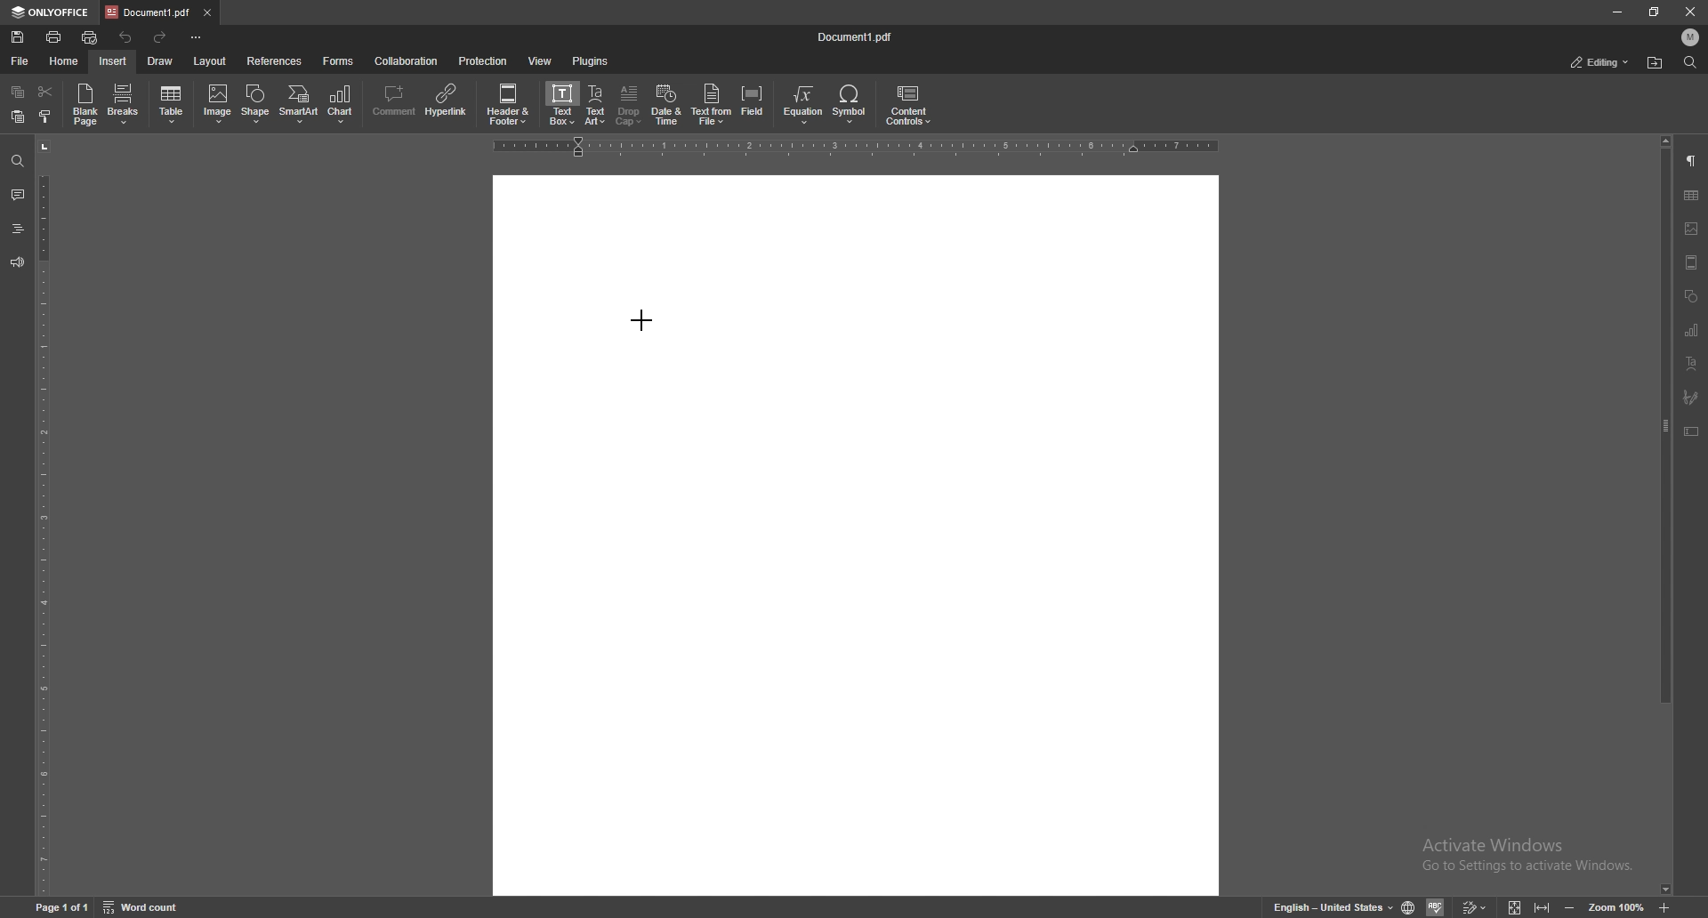 The height and width of the screenshot is (918, 1708). Describe the element at coordinates (1409, 907) in the screenshot. I see `set doc language` at that location.